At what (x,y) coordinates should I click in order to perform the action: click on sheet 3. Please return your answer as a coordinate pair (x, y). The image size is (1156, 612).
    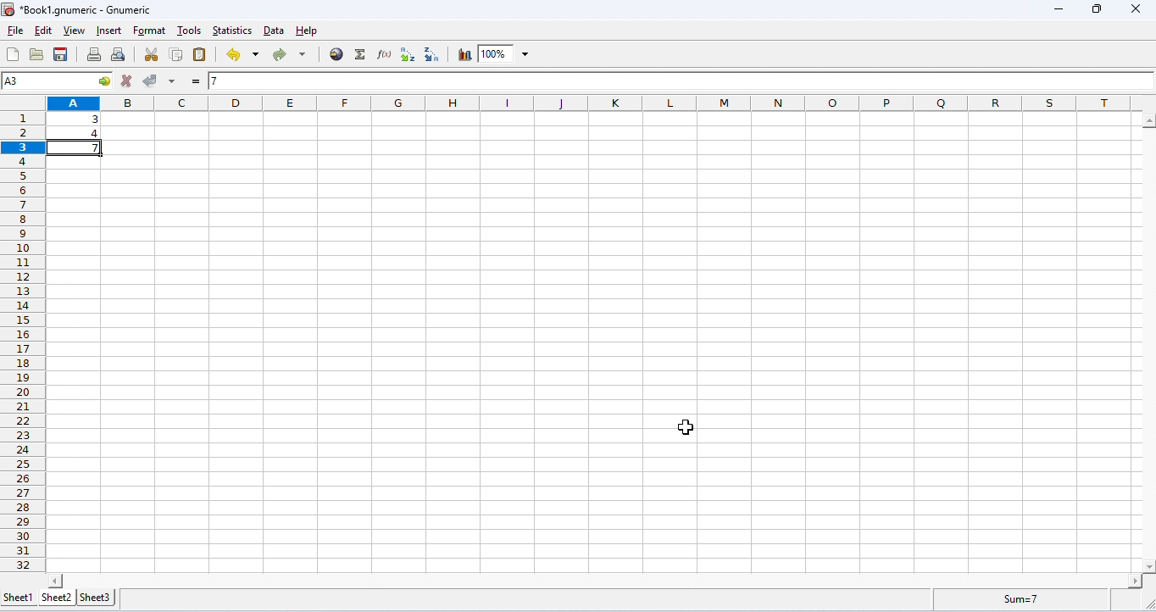
    Looking at the image, I should click on (96, 598).